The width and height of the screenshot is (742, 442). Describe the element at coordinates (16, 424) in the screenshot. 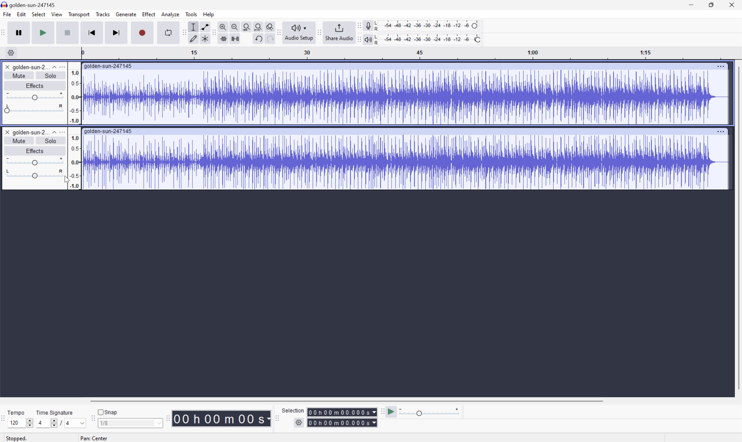

I see `120` at that location.